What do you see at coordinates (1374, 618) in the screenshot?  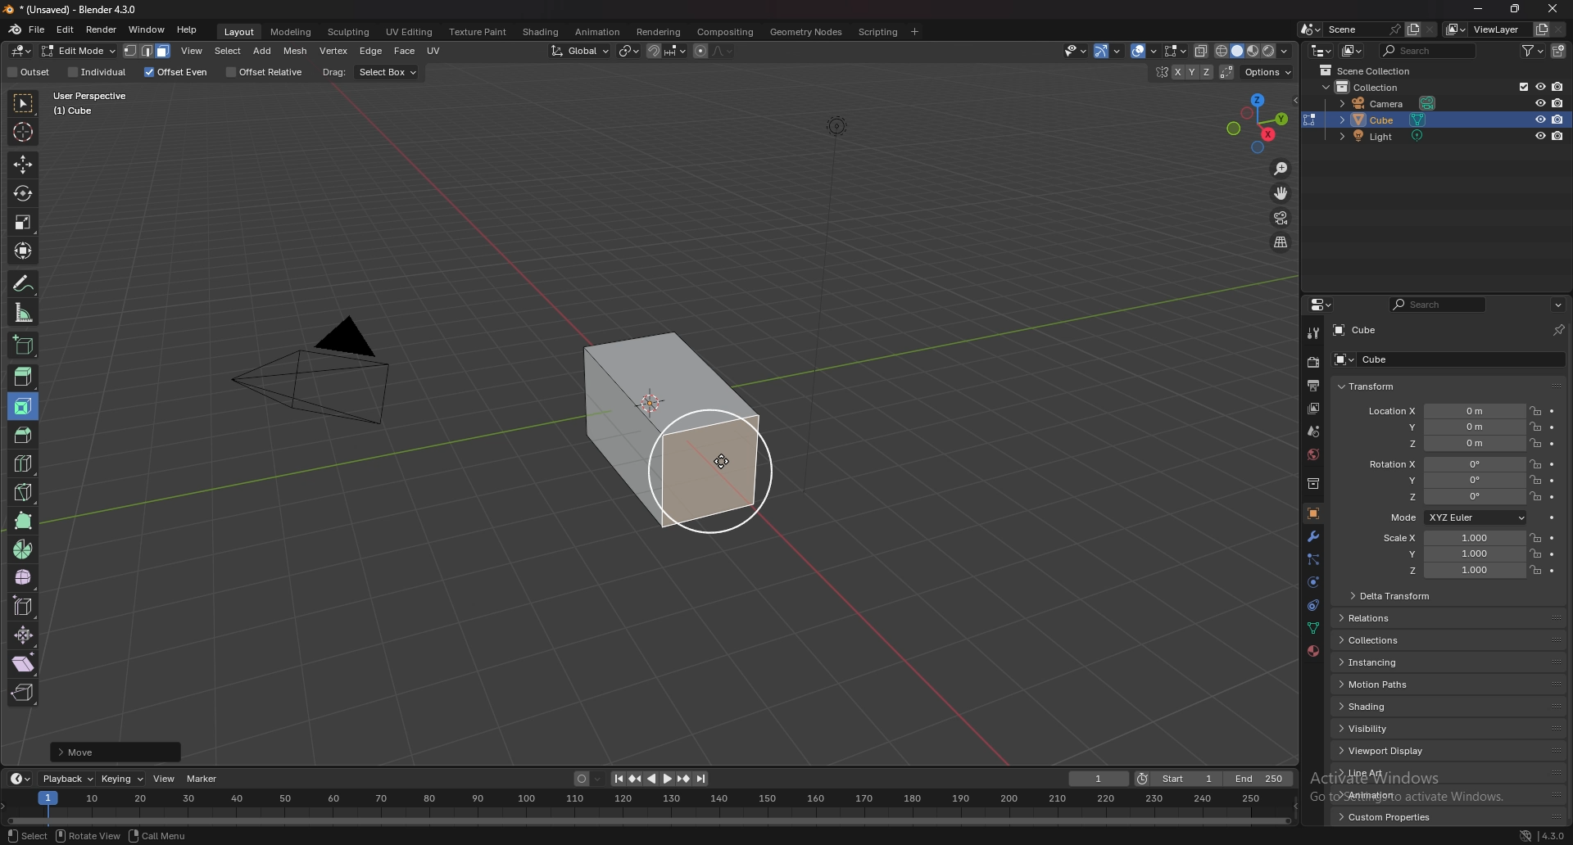 I see `relations` at bounding box center [1374, 618].